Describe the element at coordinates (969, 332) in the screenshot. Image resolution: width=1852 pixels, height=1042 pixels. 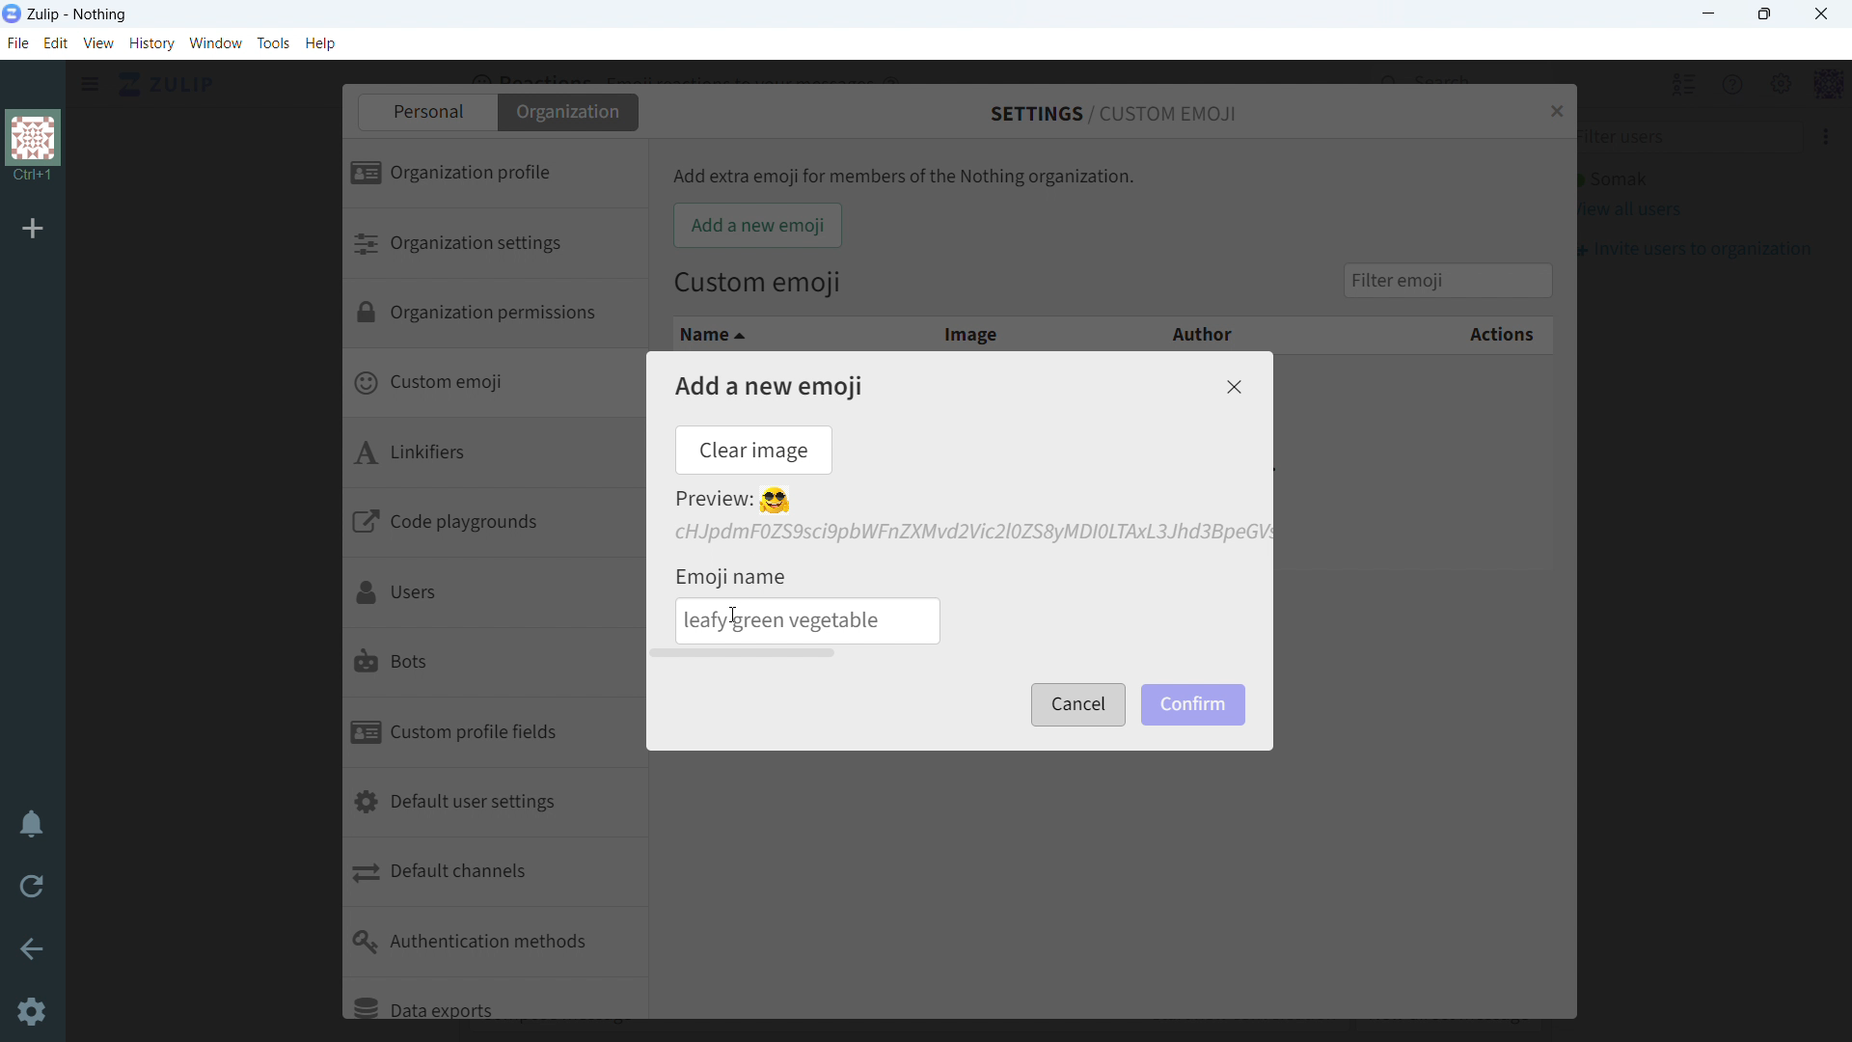
I see `image` at that location.